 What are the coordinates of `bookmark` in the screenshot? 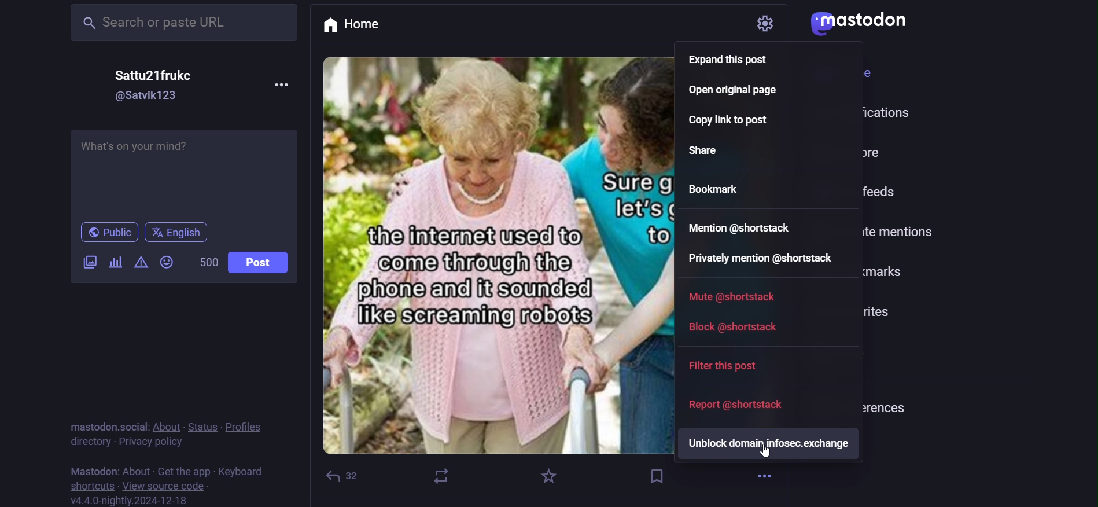 It's located at (717, 189).